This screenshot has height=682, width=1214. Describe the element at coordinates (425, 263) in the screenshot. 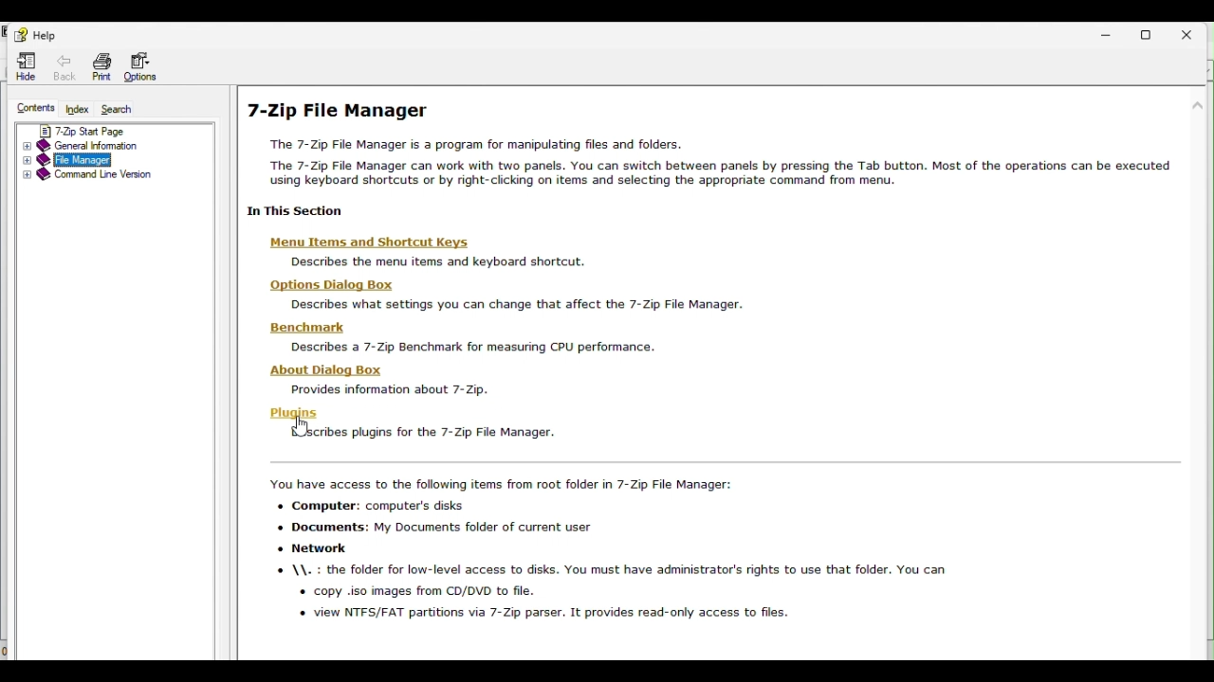

I see `text` at that location.